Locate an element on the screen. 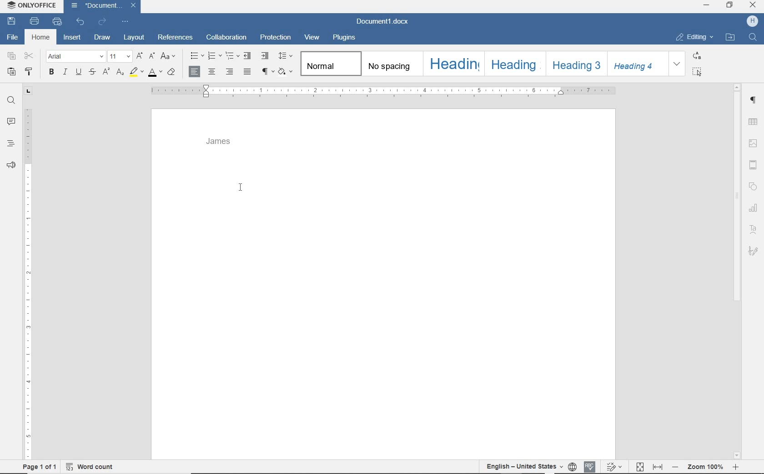 This screenshot has height=474, width=764. paragraph line spacing is located at coordinates (287, 56).